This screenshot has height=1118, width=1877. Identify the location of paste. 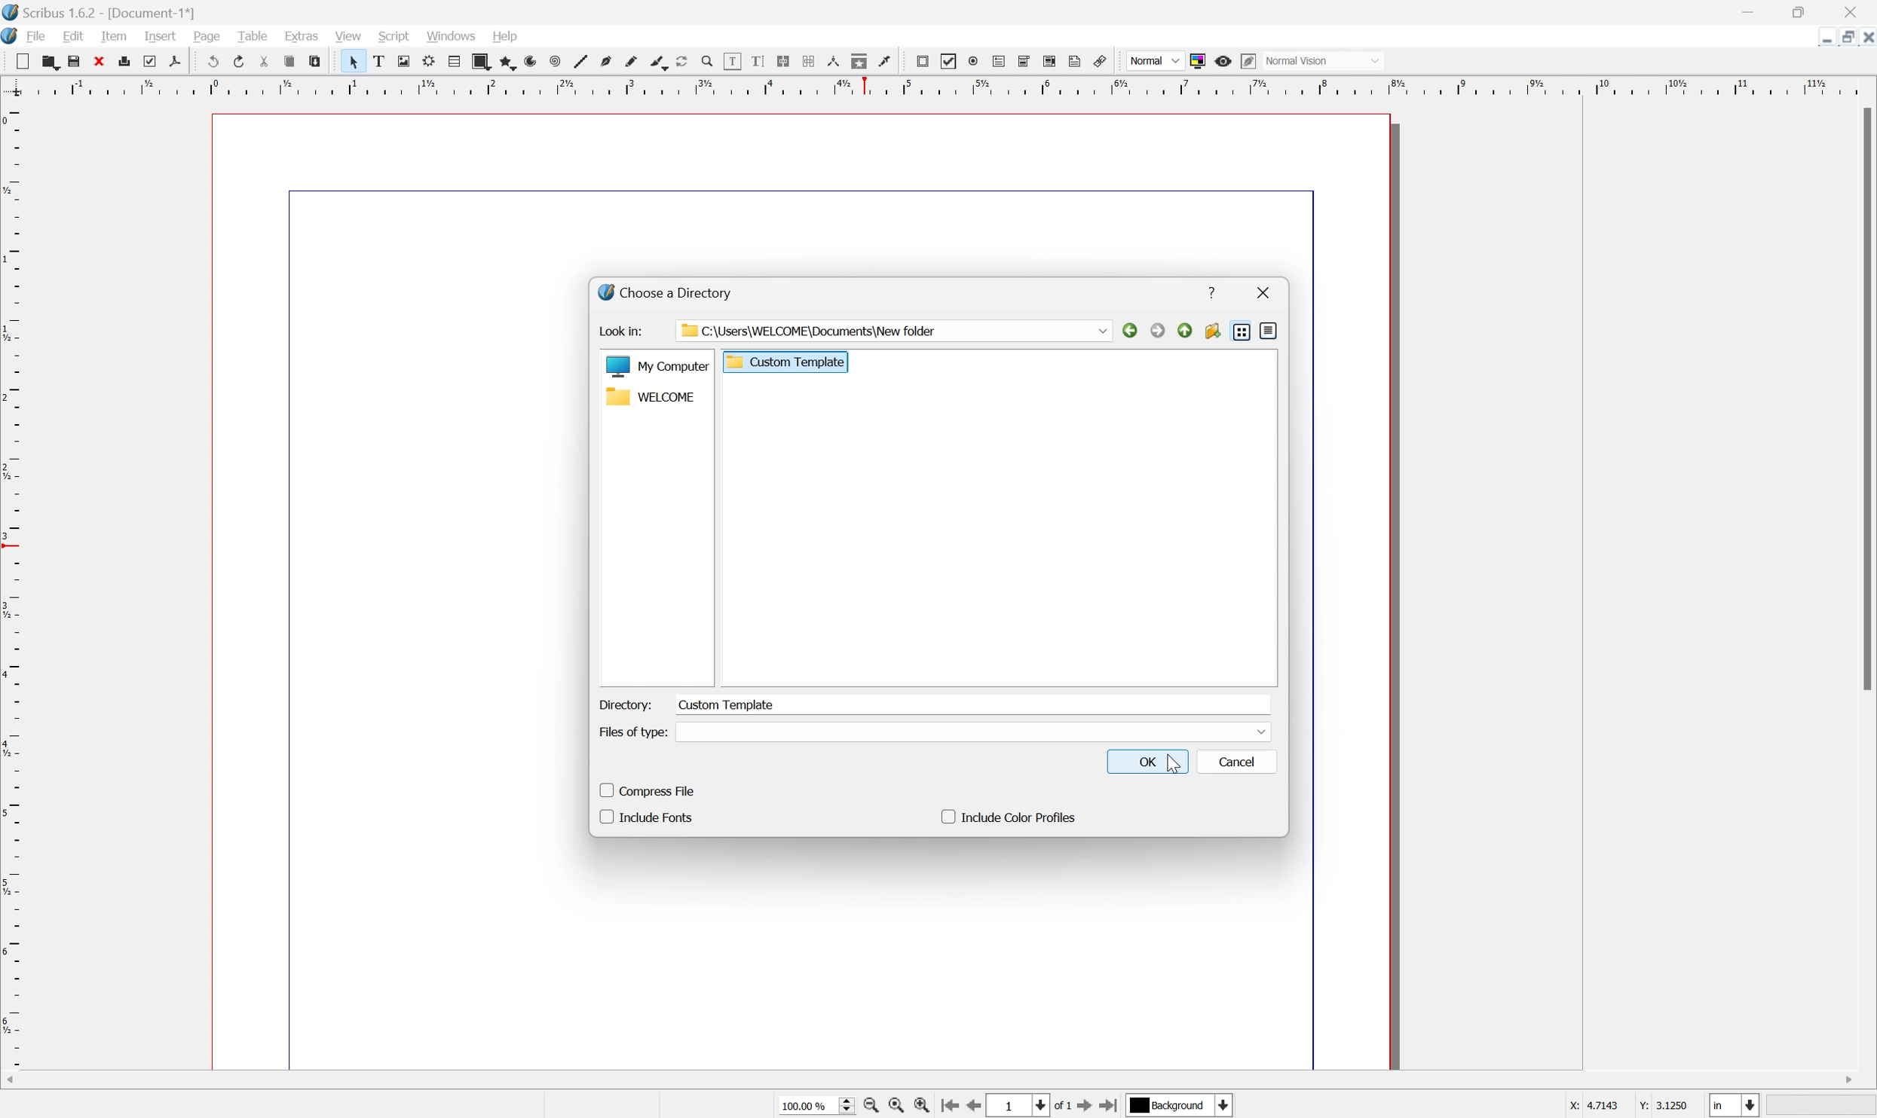
(319, 63).